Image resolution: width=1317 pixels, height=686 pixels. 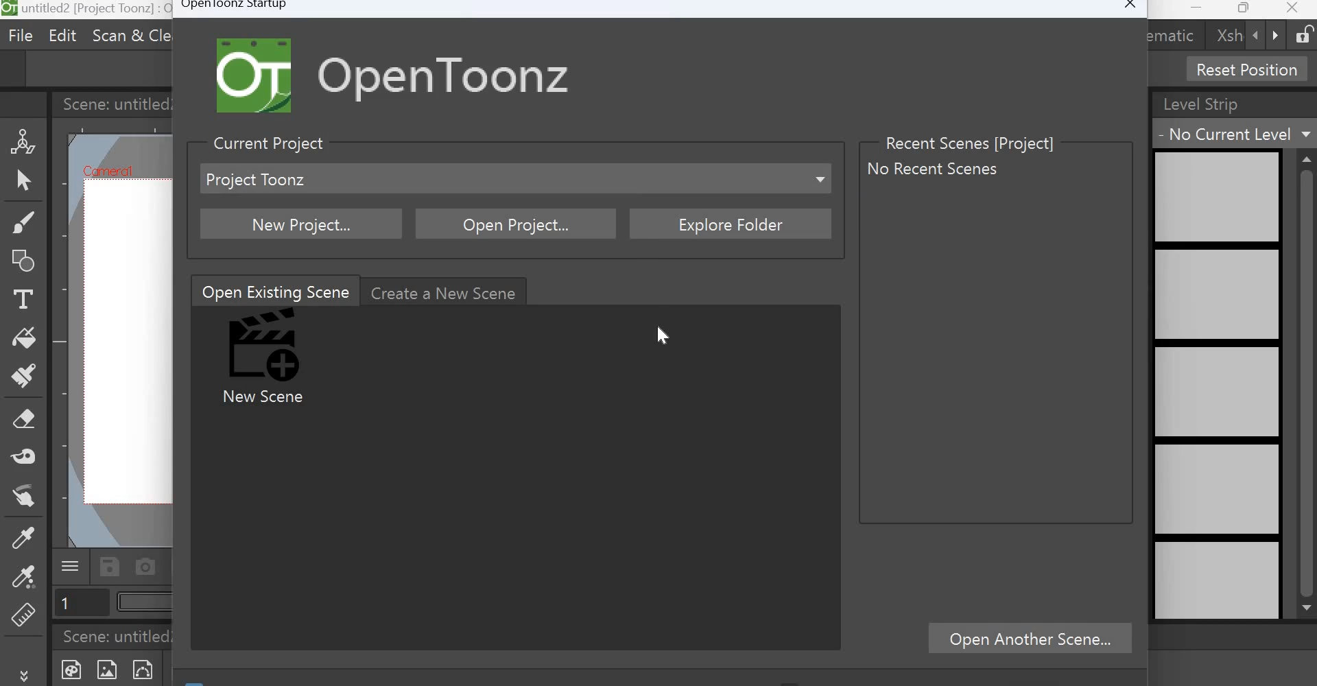 I want to click on Geometric Tool, so click(x=25, y=261).